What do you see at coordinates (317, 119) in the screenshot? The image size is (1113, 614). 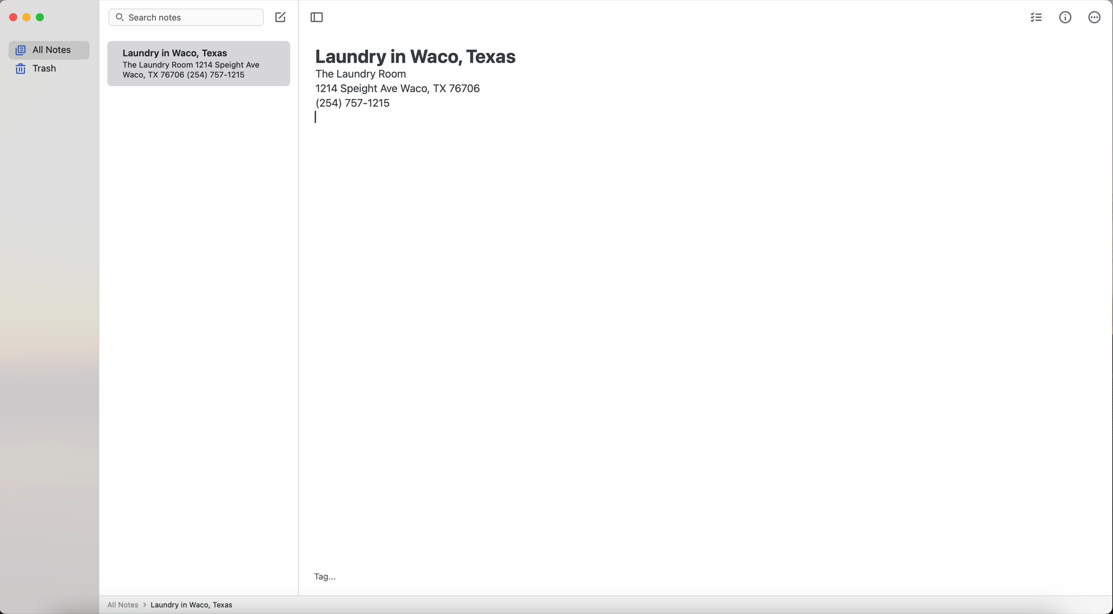 I see `enter` at bounding box center [317, 119].